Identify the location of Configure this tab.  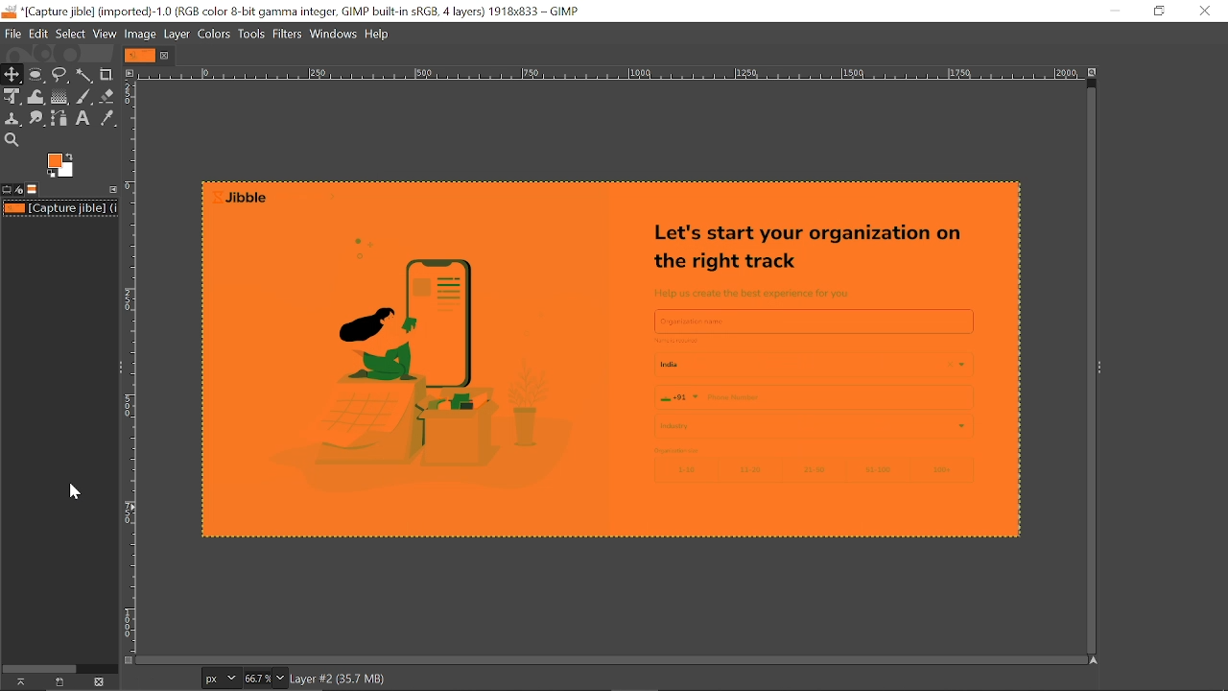
(110, 189).